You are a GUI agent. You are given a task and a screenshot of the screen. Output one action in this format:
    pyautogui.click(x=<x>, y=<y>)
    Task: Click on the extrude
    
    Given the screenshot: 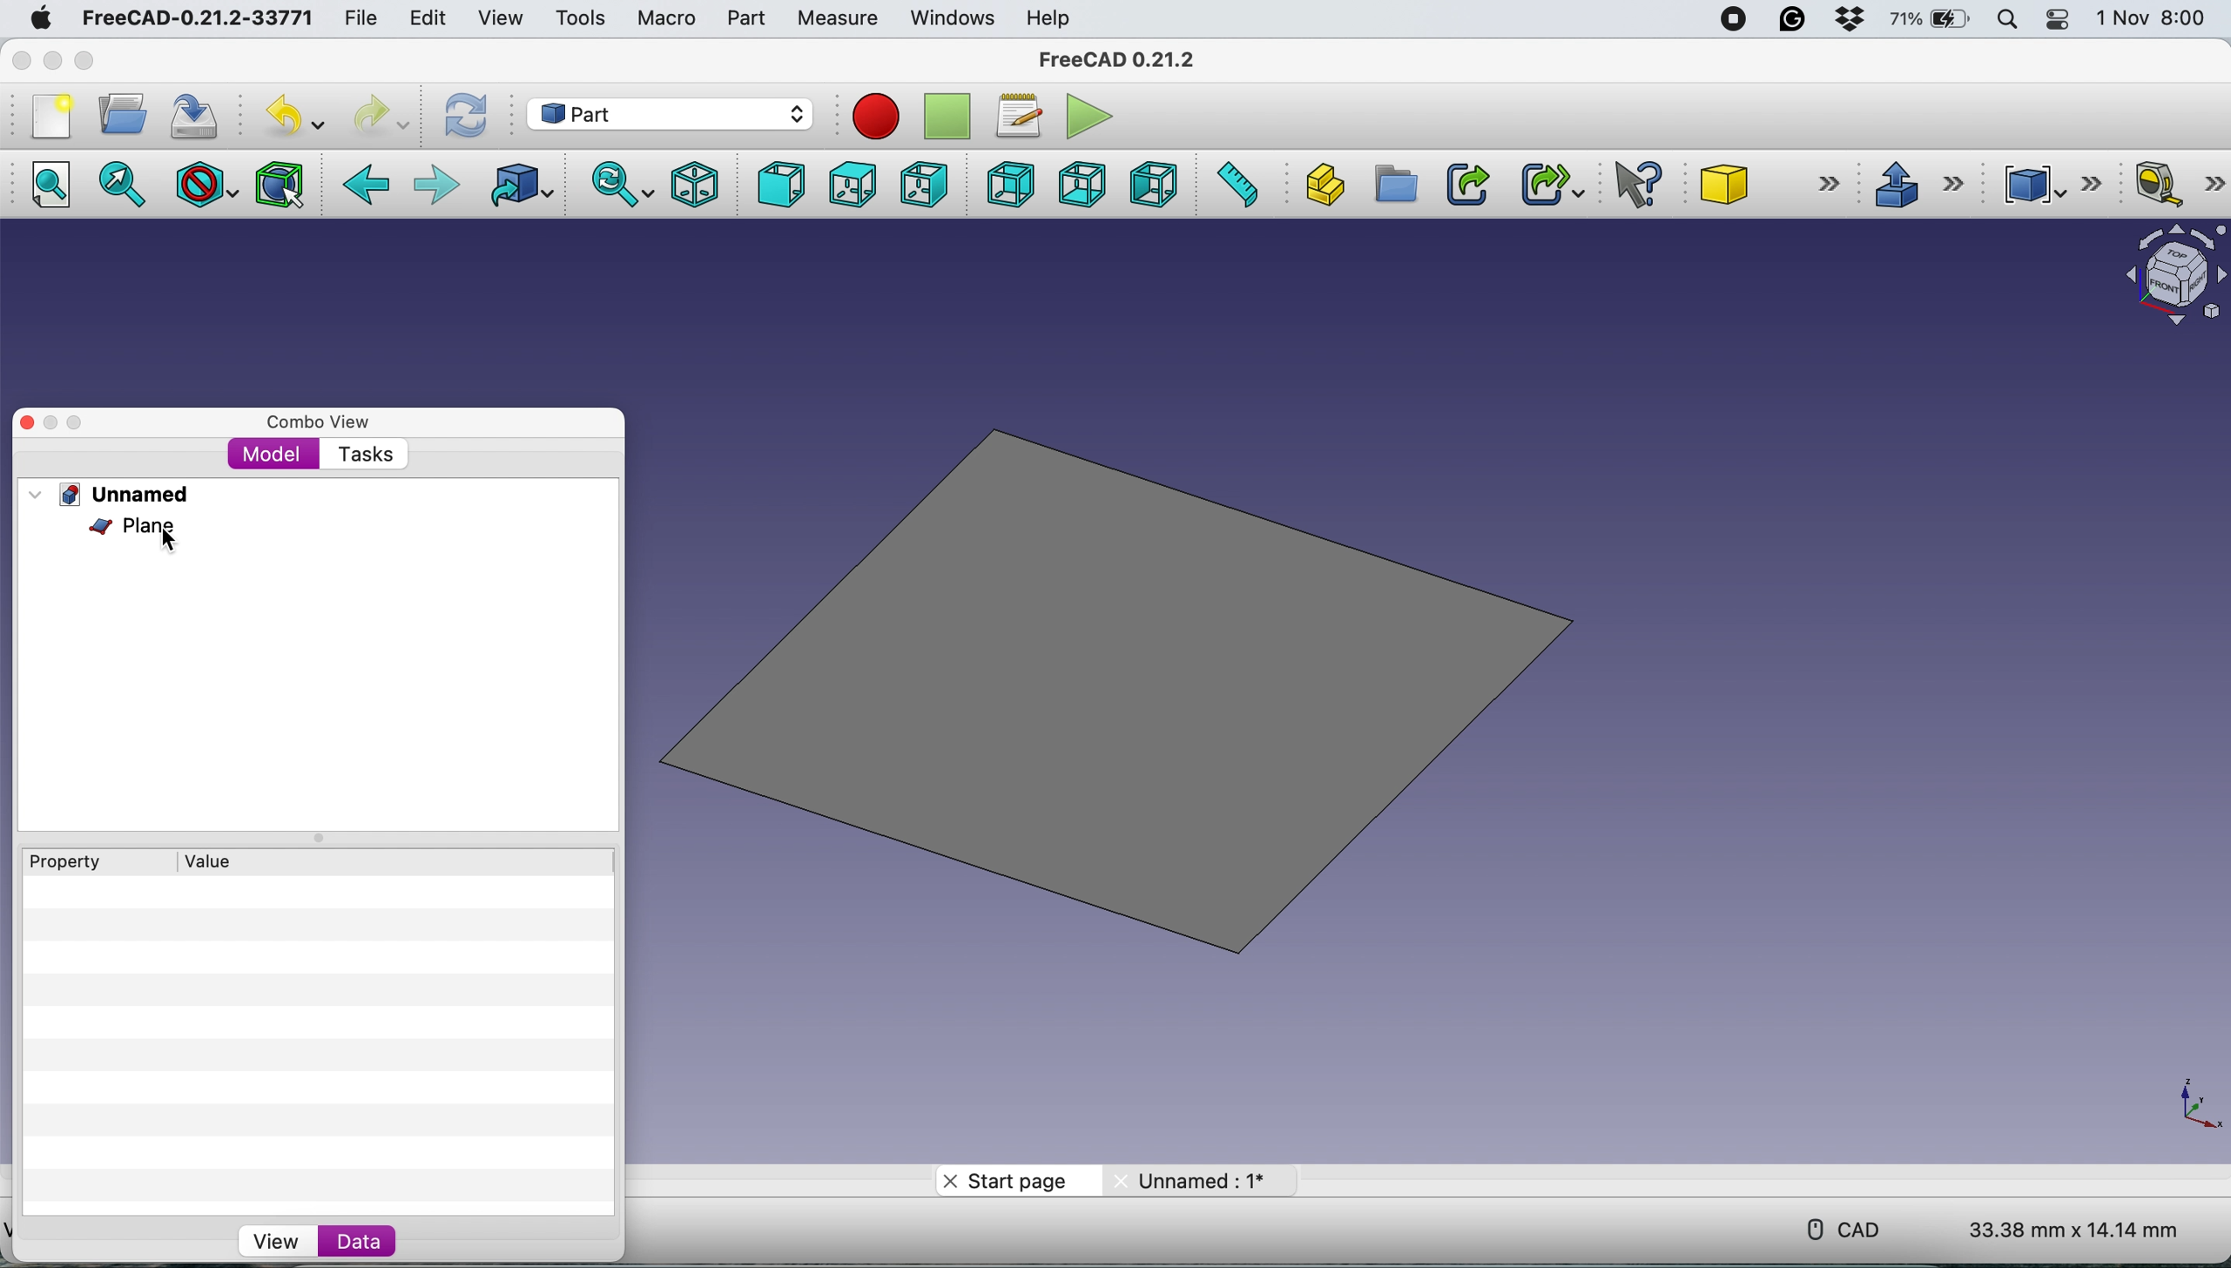 What is the action you would take?
    pyautogui.click(x=1924, y=185)
    